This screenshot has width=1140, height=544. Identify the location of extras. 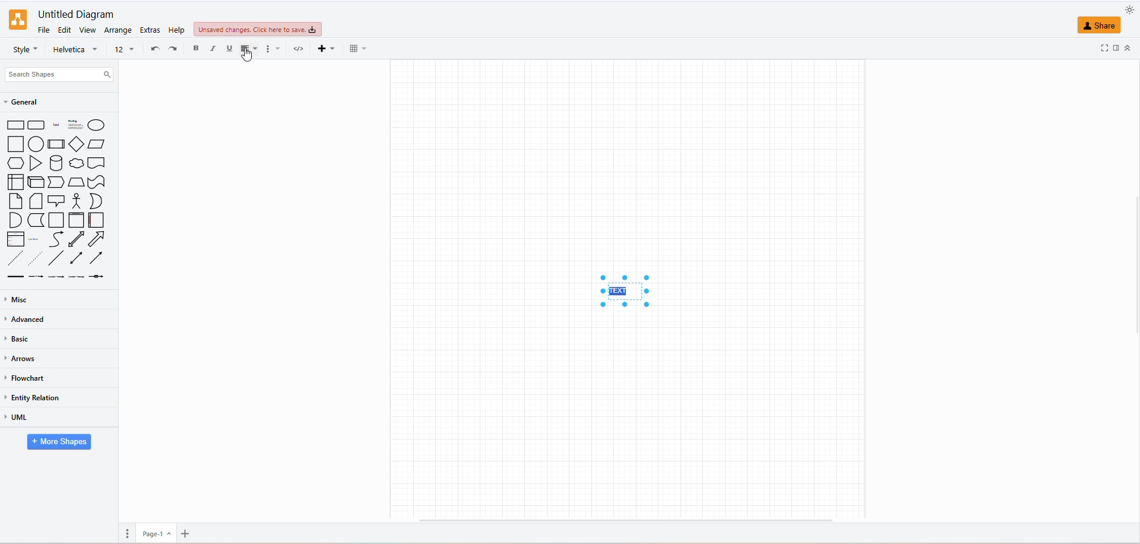
(151, 31).